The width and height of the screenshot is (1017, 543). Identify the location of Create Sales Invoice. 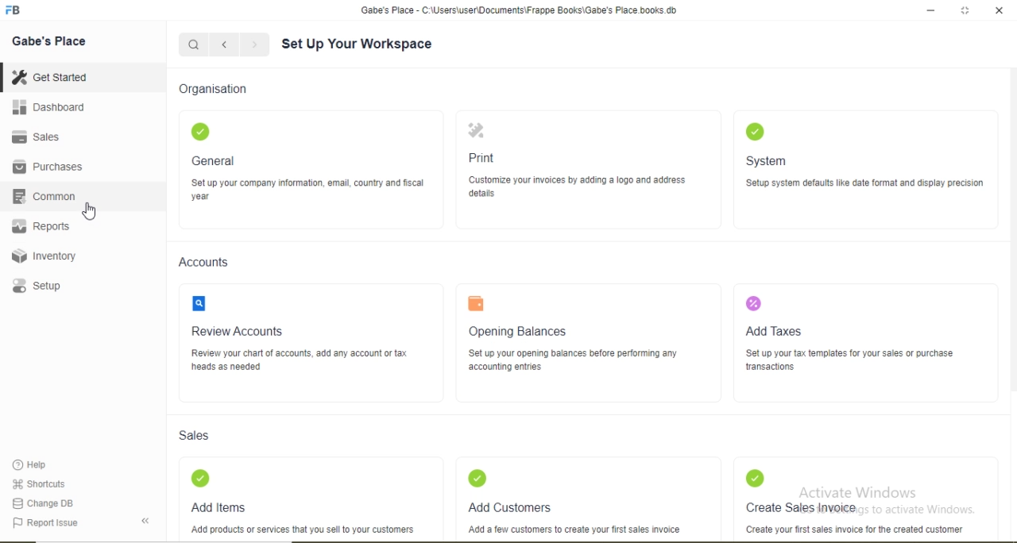
(800, 506).